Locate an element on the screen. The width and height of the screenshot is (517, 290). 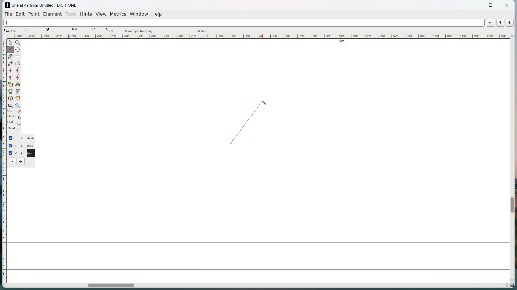
vertical scrollbar is located at coordinates (512, 205).